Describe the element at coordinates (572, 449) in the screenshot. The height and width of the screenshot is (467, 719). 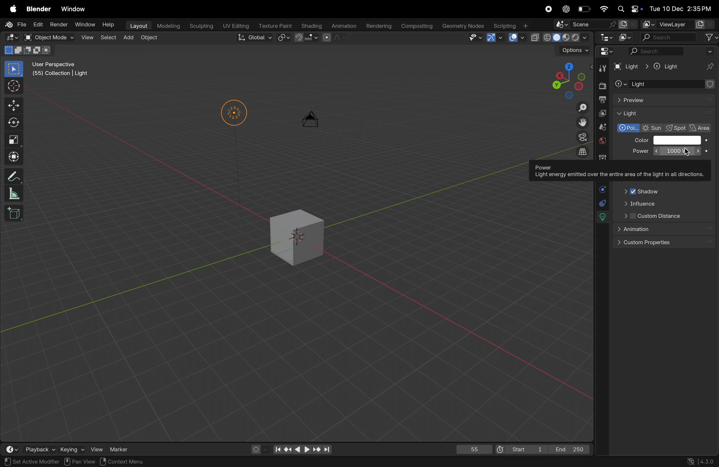
I see `End` at that location.